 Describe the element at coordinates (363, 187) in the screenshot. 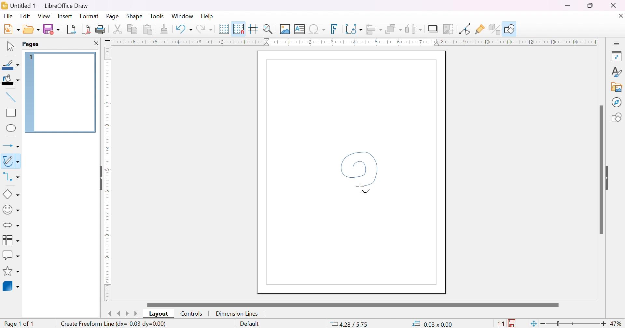

I see `cursor` at that location.